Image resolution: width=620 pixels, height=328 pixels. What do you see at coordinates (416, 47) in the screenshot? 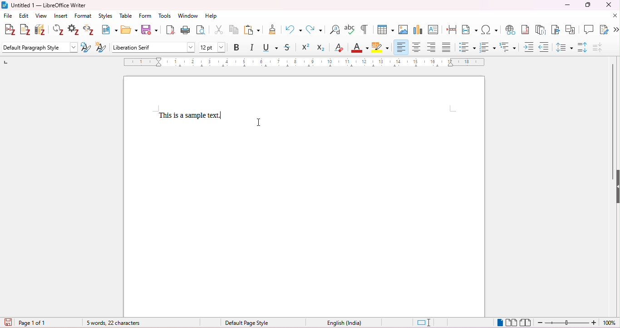
I see `align center` at bounding box center [416, 47].